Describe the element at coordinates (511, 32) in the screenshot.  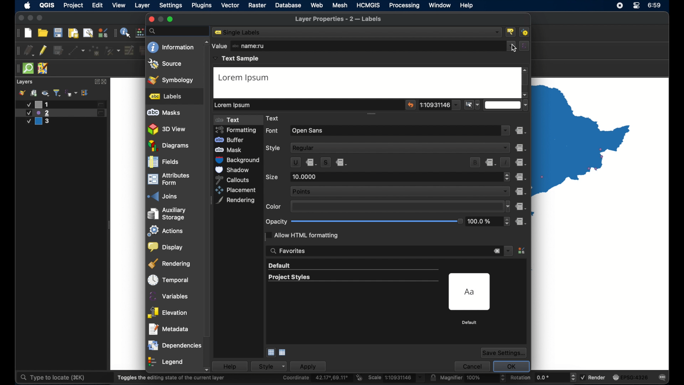
I see `configure project labelling tools` at that location.